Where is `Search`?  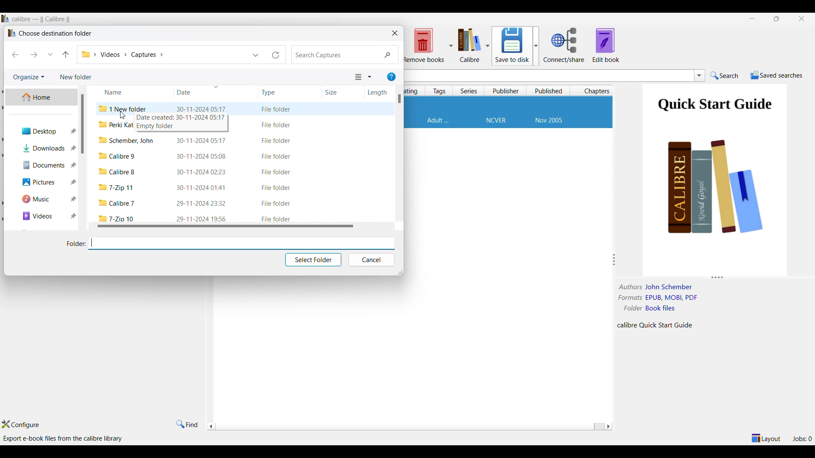
Search is located at coordinates (725, 75).